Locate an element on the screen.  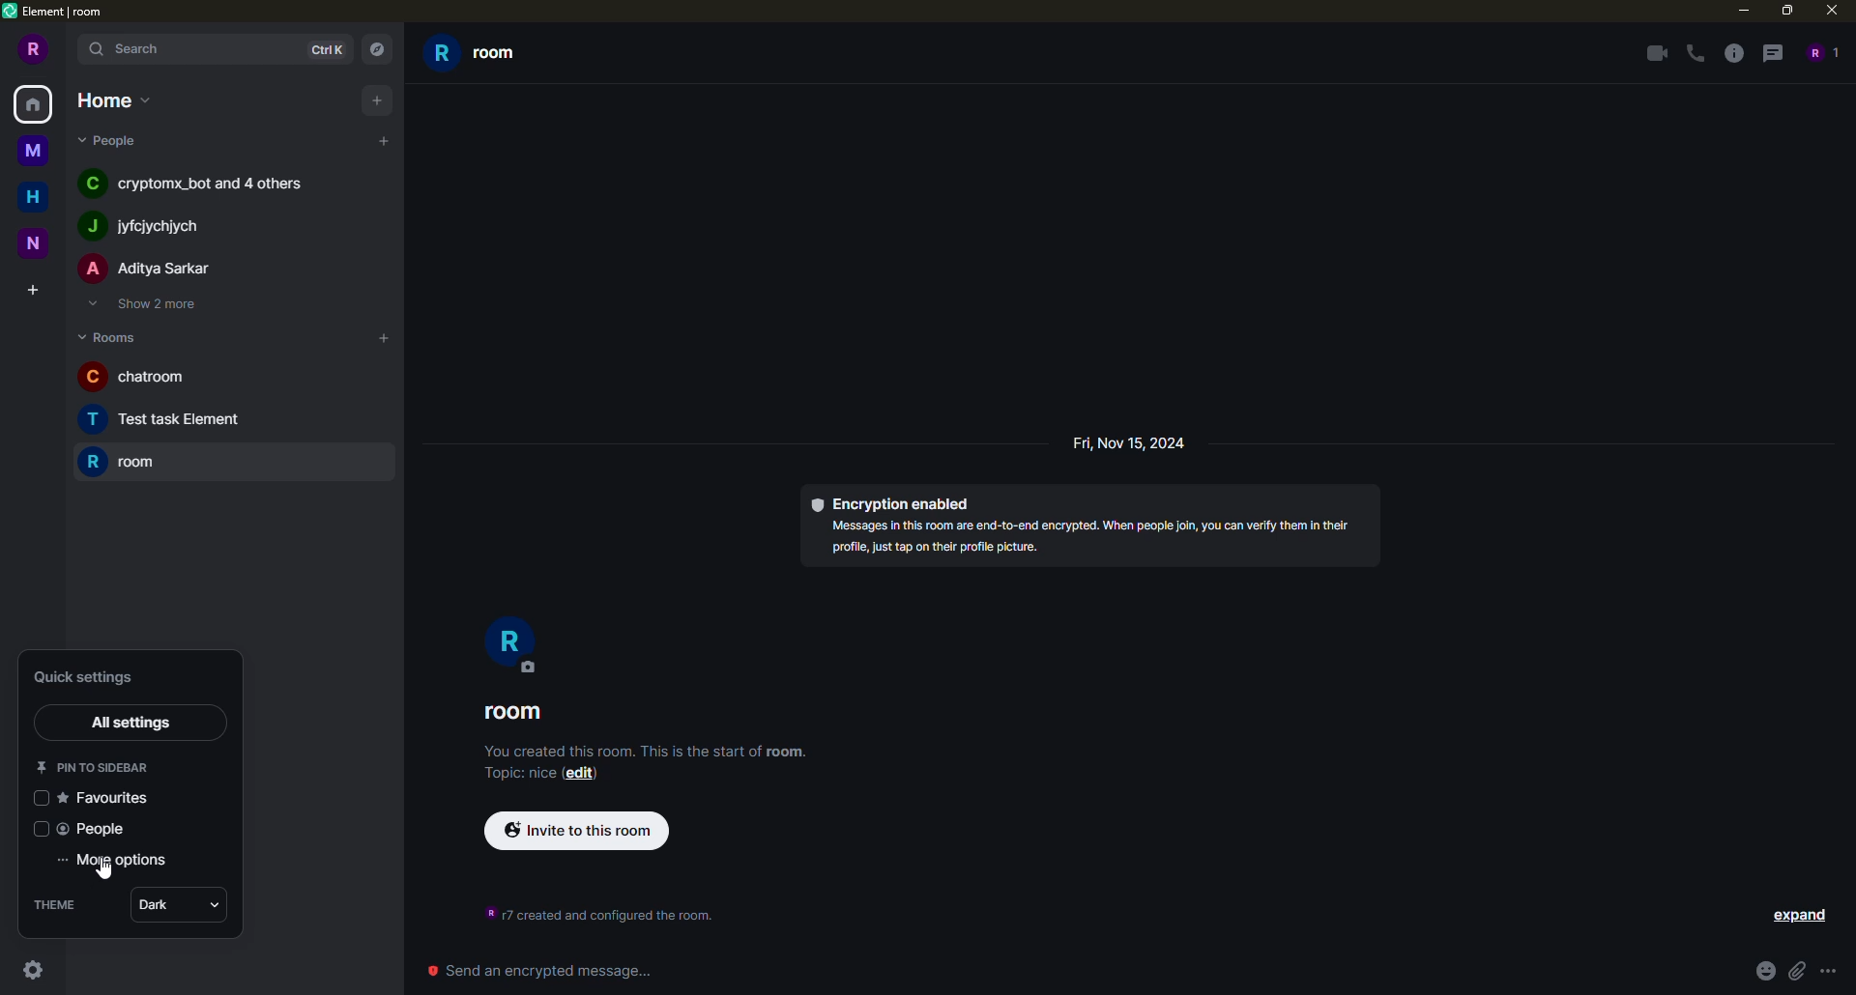
people is located at coordinates (1819, 53).